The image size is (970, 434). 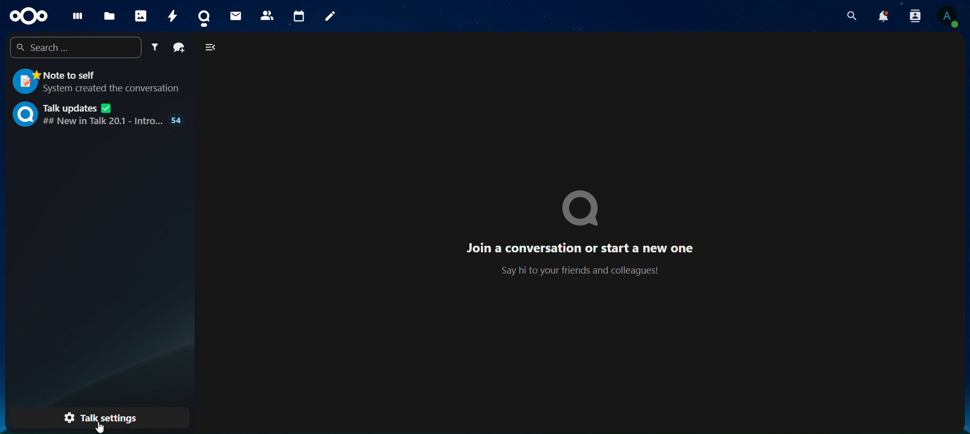 I want to click on Talk logo, so click(x=584, y=208).